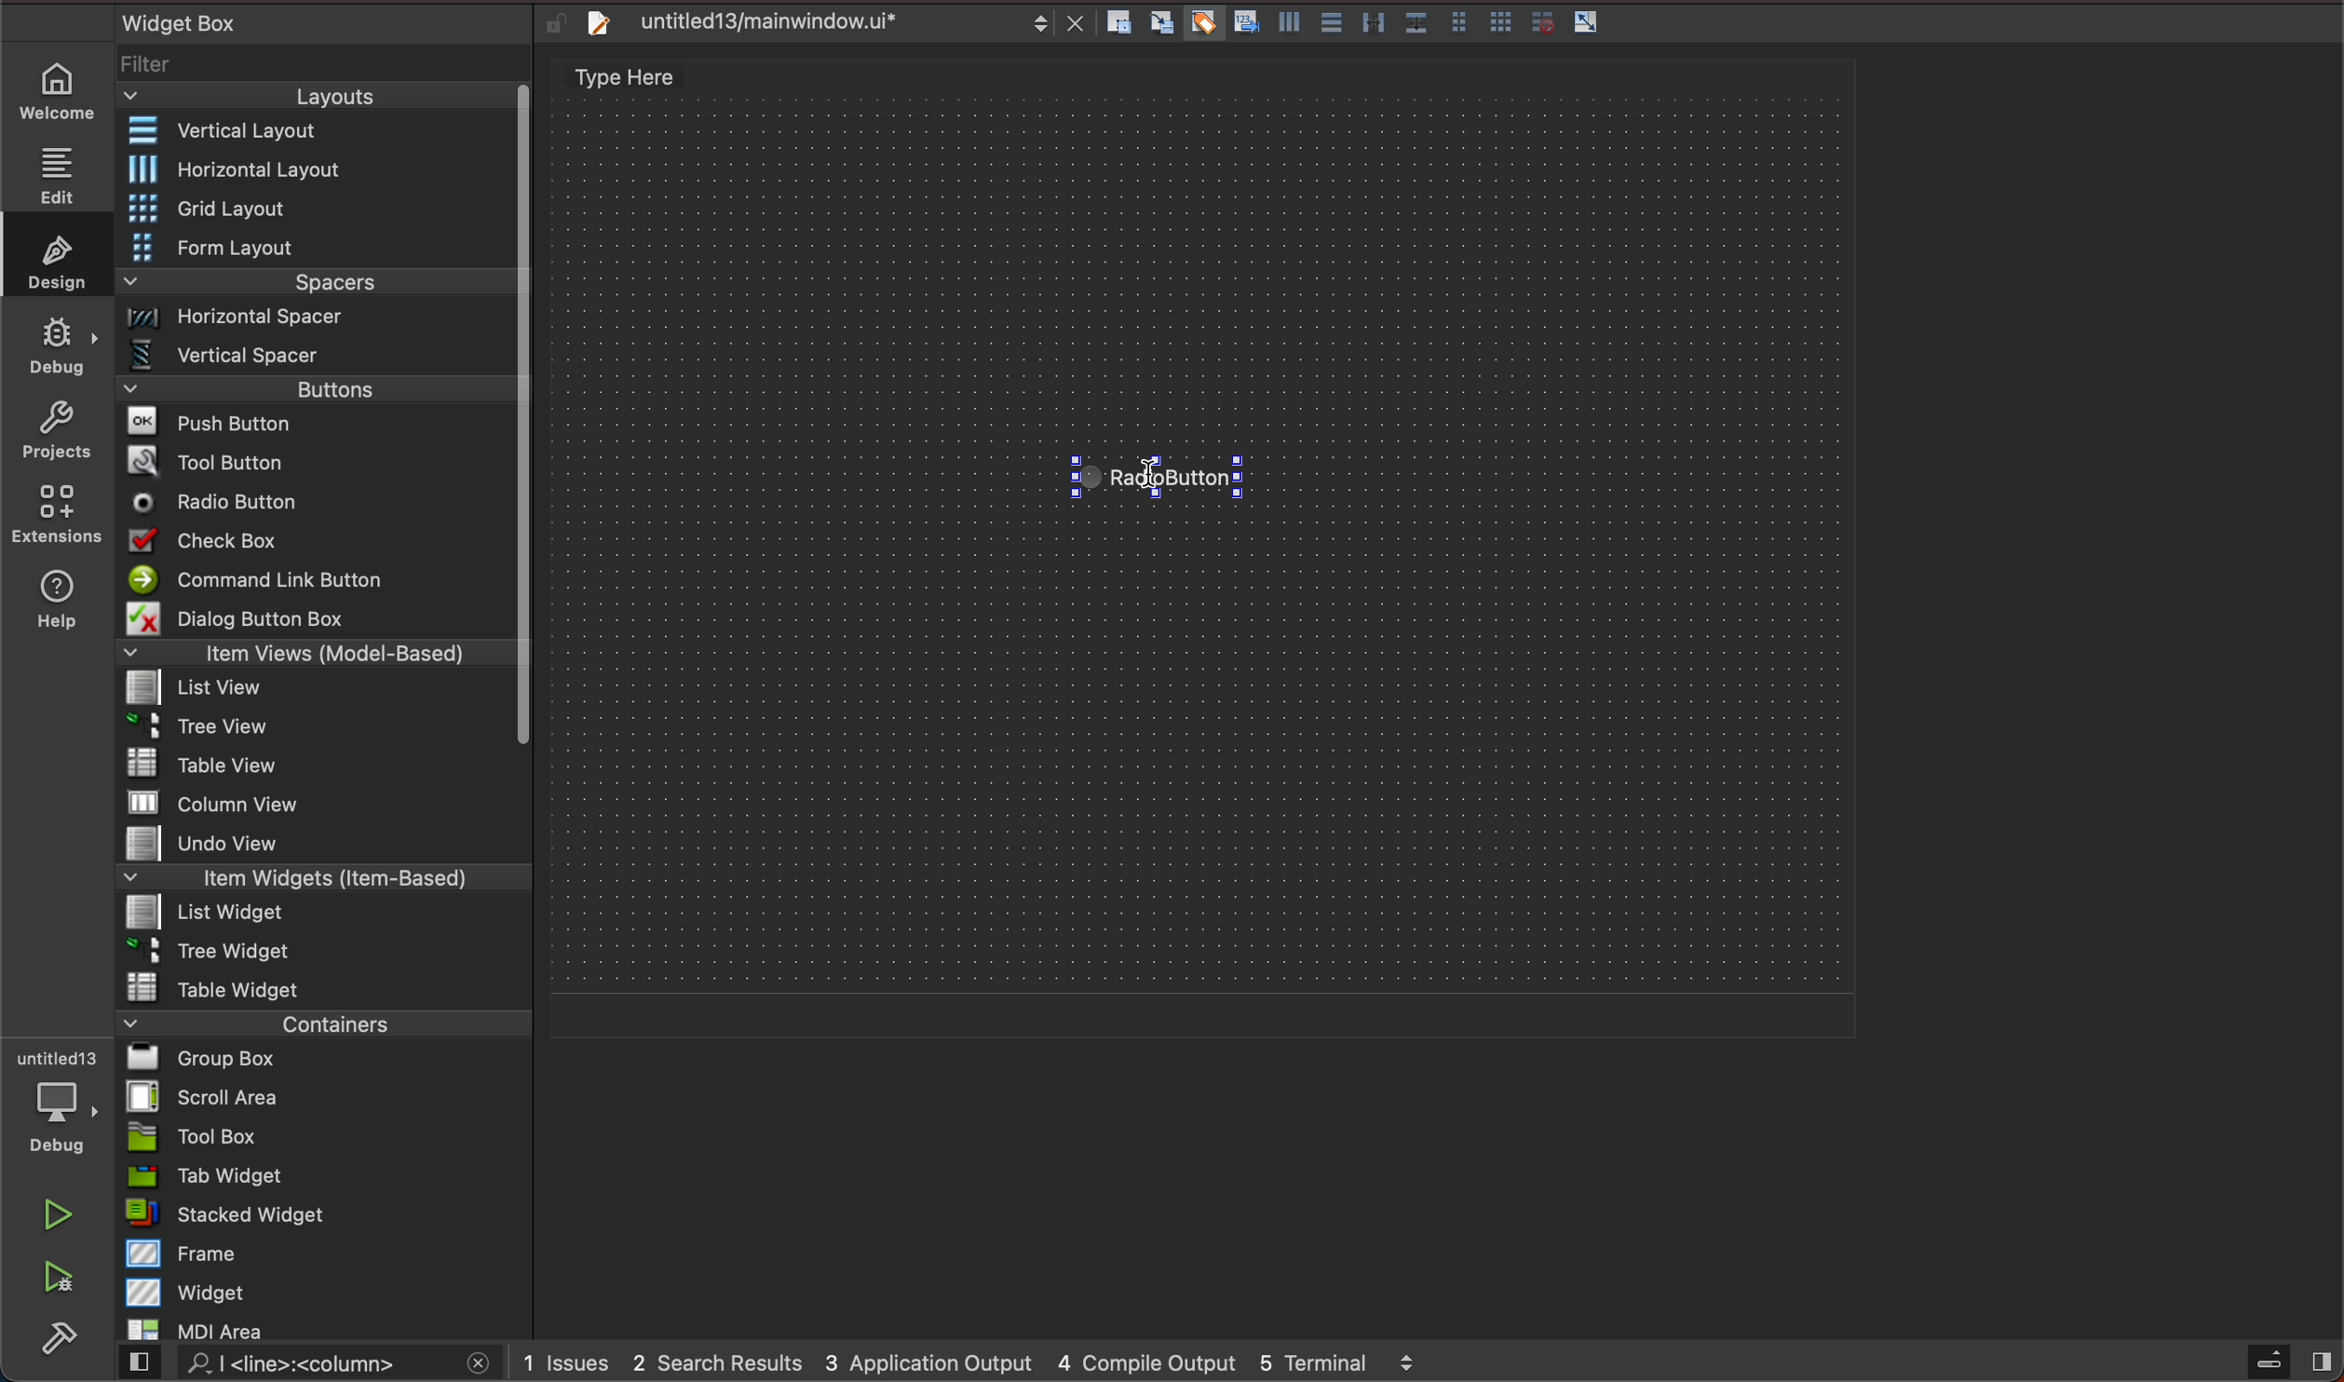  What do you see at coordinates (316, 503) in the screenshot?
I see `radio` at bounding box center [316, 503].